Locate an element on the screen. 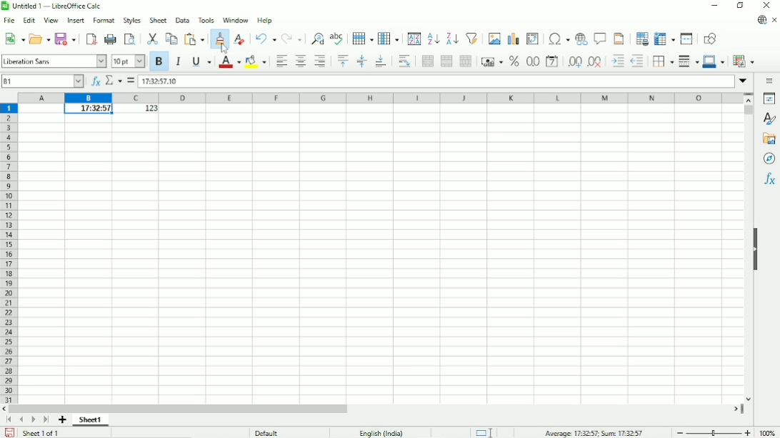  Format as currency is located at coordinates (492, 62).